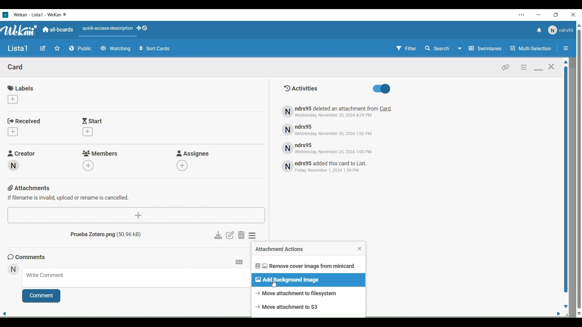 This screenshot has height=327, width=582. I want to click on Comments, so click(28, 256).